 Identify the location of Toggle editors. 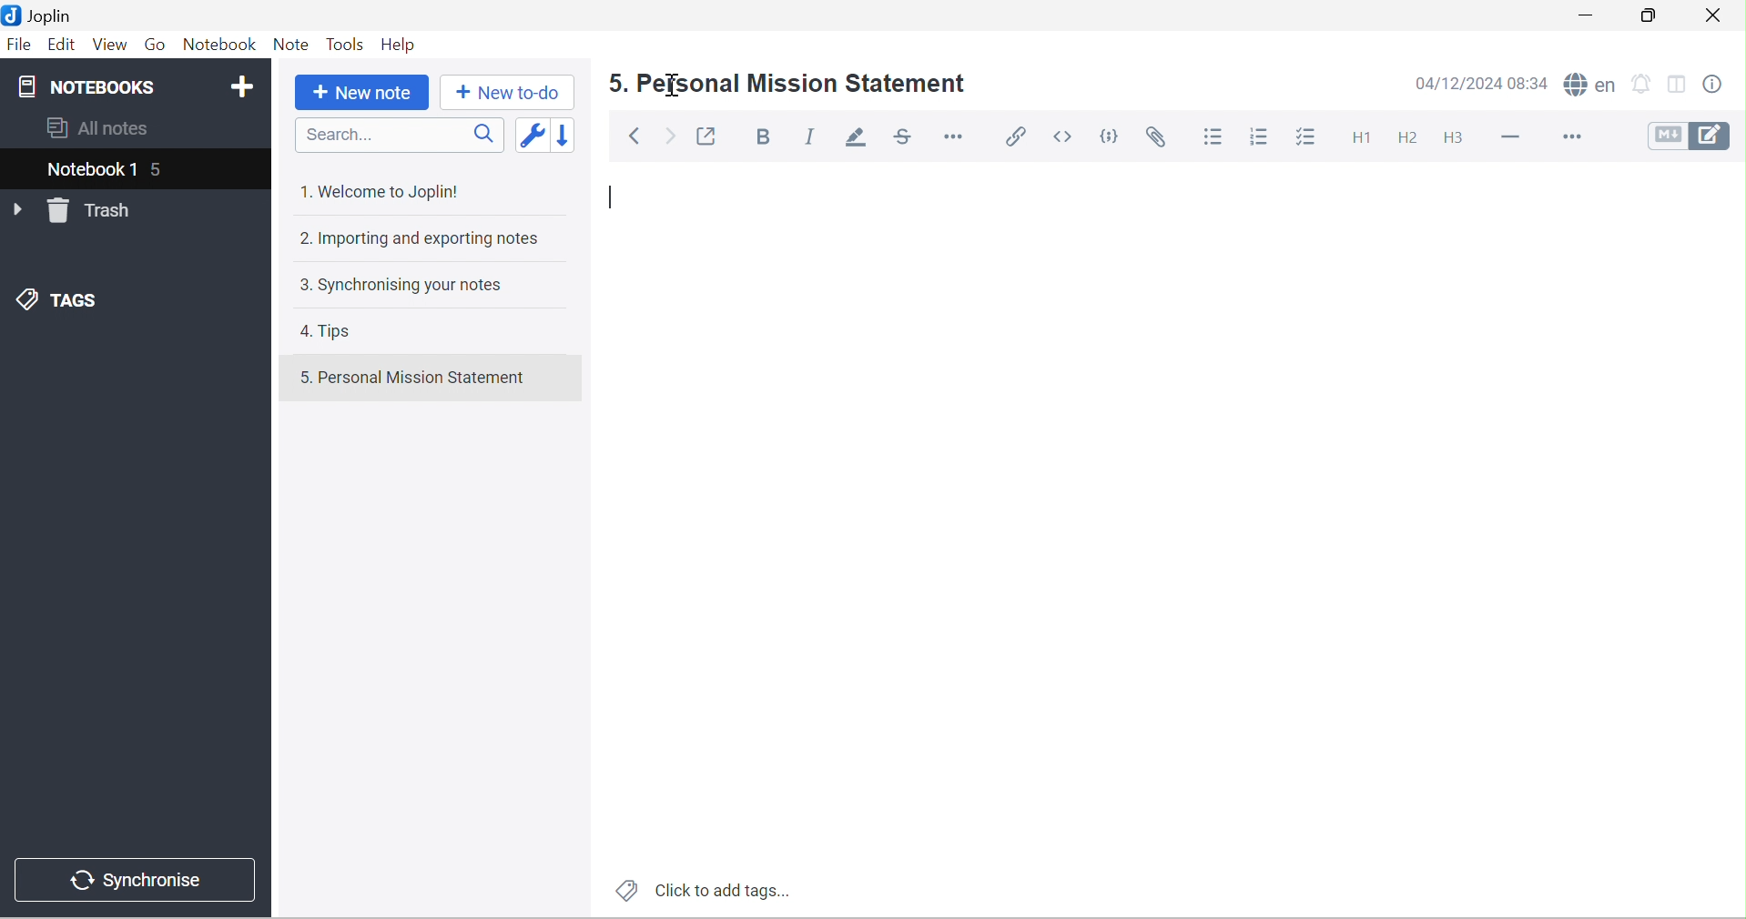
(1688, 135).